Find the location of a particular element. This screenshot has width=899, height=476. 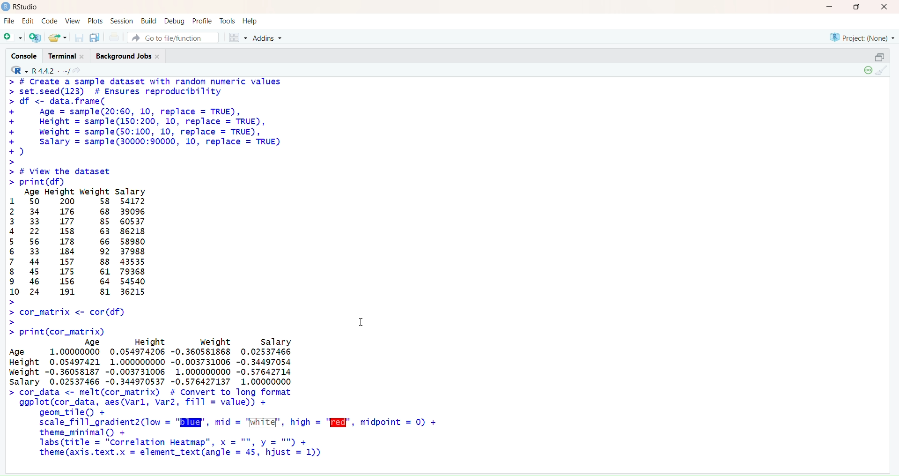

Print the current file is located at coordinates (115, 37).